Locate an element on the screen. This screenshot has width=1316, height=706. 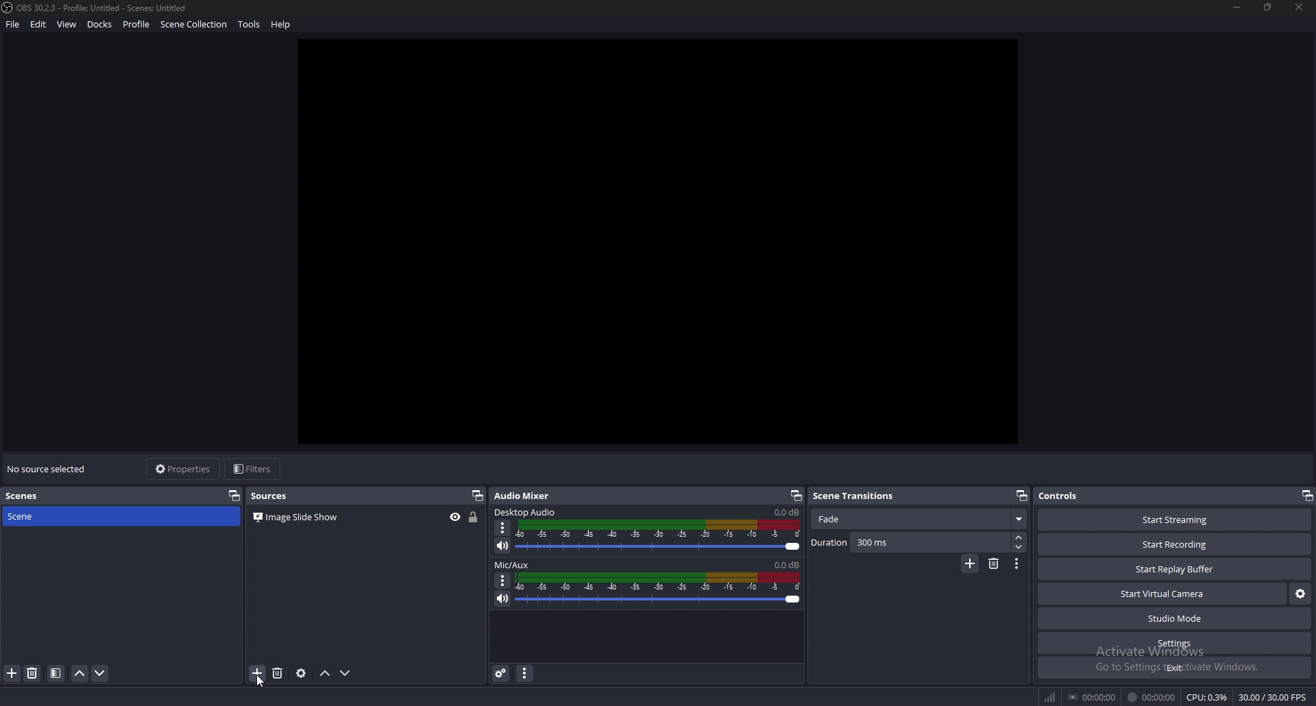
network is located at coordinates (1051, 698).